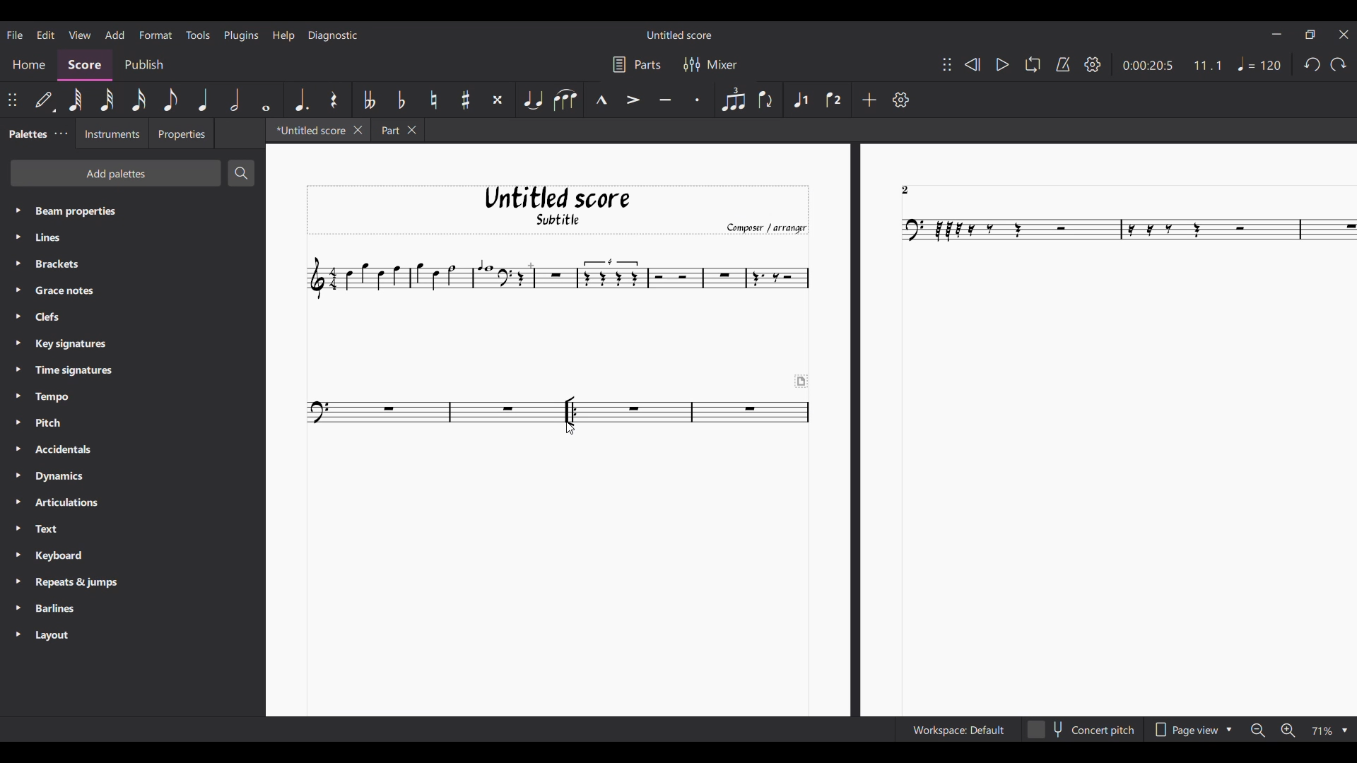 This screenshot has height=763, width=1357. I want to click on Diagnostic menu, so click(333, 36).